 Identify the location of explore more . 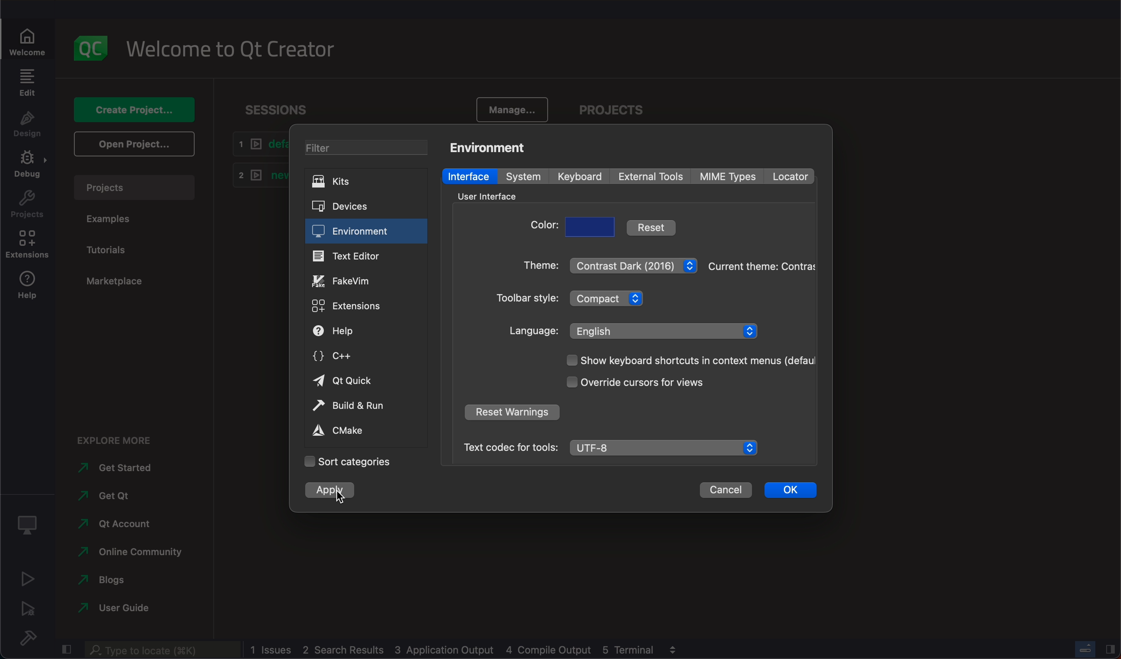
(121, 438).